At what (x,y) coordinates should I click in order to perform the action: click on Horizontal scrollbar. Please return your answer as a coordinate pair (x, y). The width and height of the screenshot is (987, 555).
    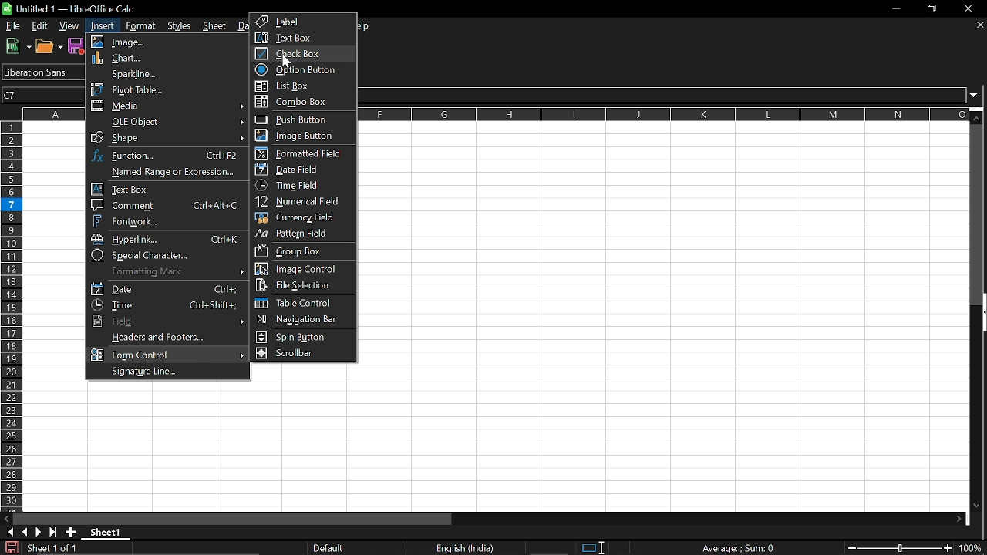
    Looking at the image, I should click on (233, 518).